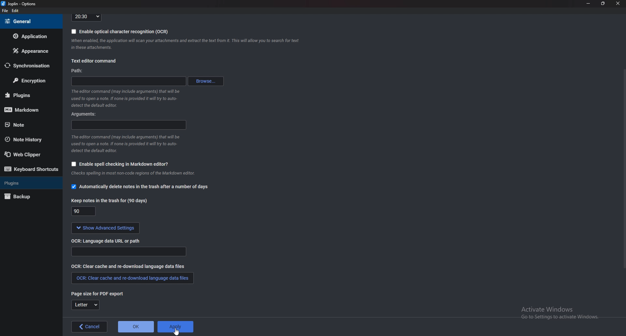  What do you see at coordinates (6, 11) in the screenshot?
I see `file` at bounding box center [6, 11].